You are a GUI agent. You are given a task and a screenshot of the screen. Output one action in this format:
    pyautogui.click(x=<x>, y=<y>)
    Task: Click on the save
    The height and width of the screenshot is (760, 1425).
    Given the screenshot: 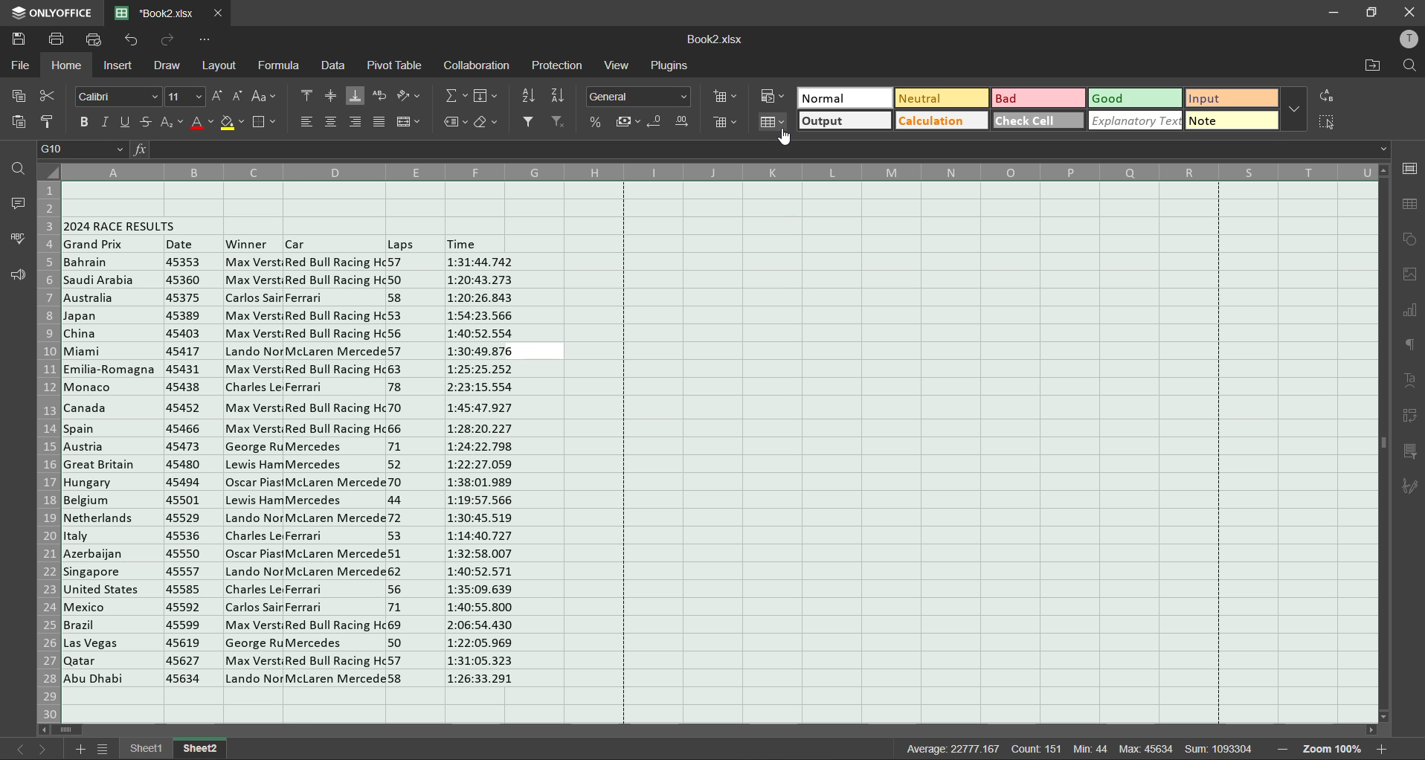 What is the action you would take?
    pyautogui.click(x=21, y=41)
    